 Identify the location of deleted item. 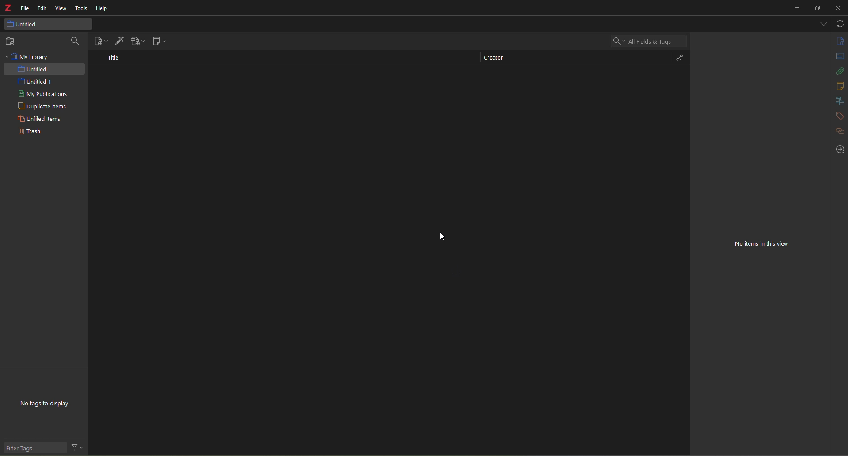
(227, 101).